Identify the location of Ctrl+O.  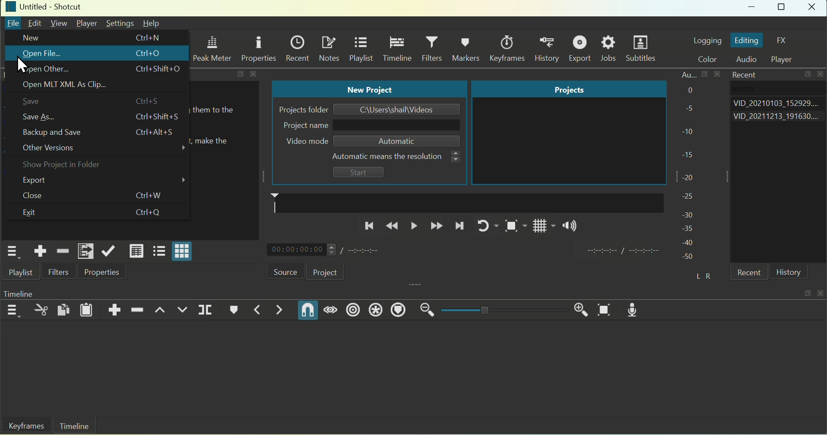
(154, 53).